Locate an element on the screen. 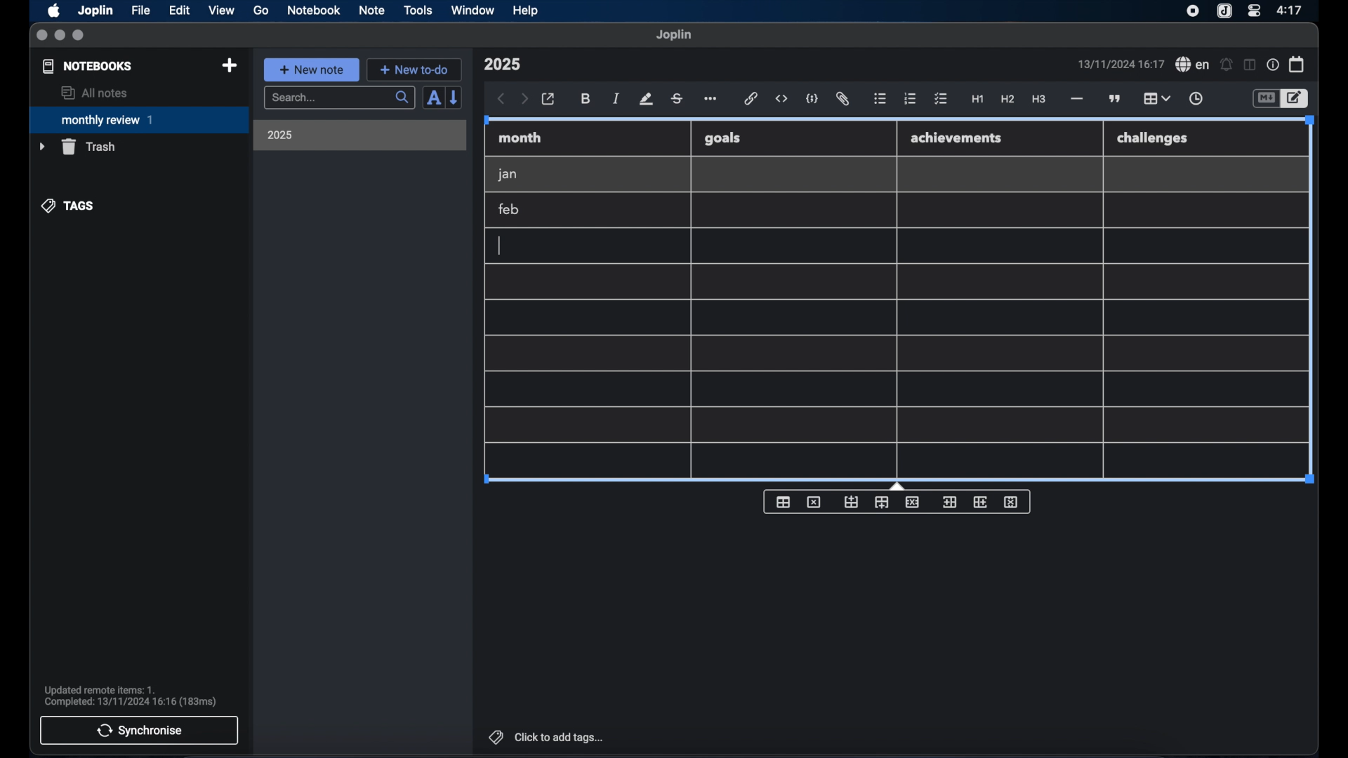  new note is located at coordinates (311, 69).